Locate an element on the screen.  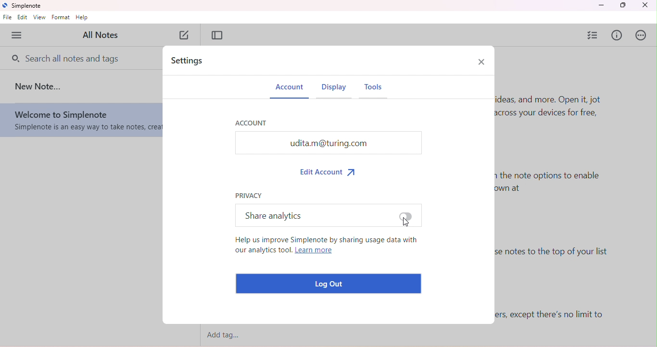
tools is located at coordinates (378, 90).